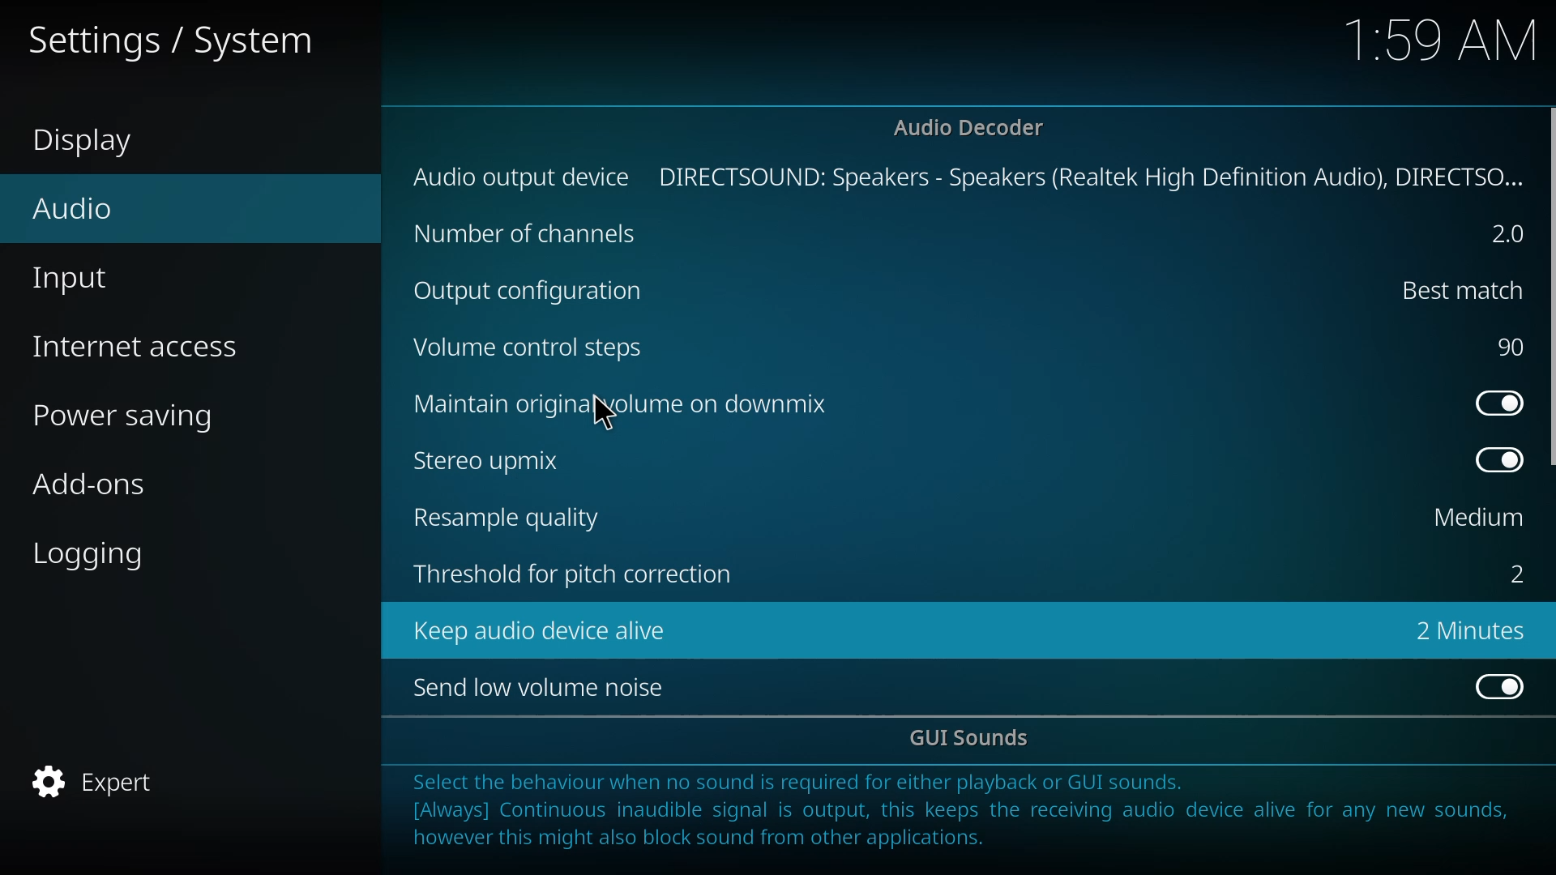 This screenshot has height=875, width=1556. Describe the element at coordinates (975, 740) in the screenshot. I see `gui sounds` at that location.